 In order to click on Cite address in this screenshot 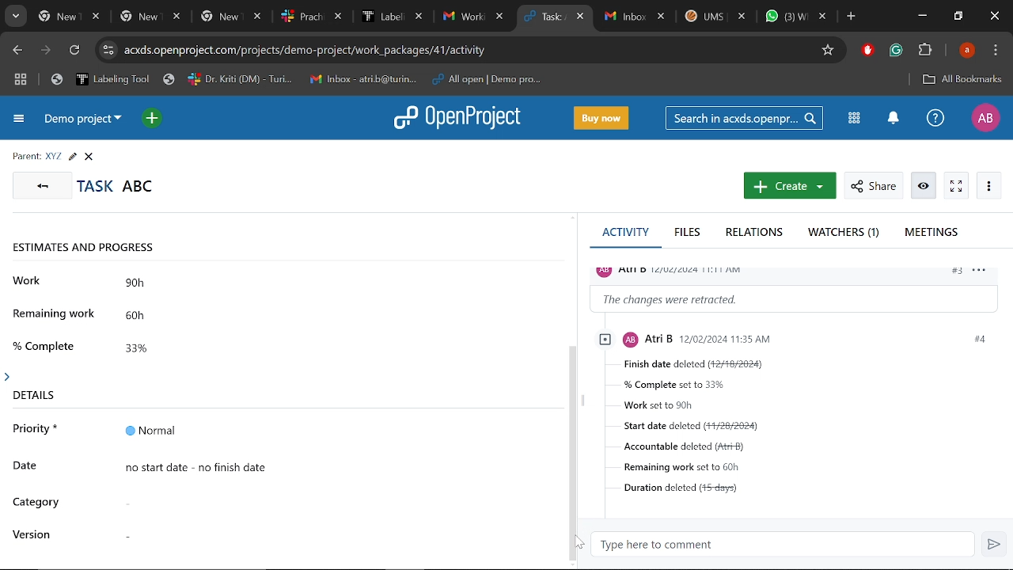, I will do `click(315, 51)`.